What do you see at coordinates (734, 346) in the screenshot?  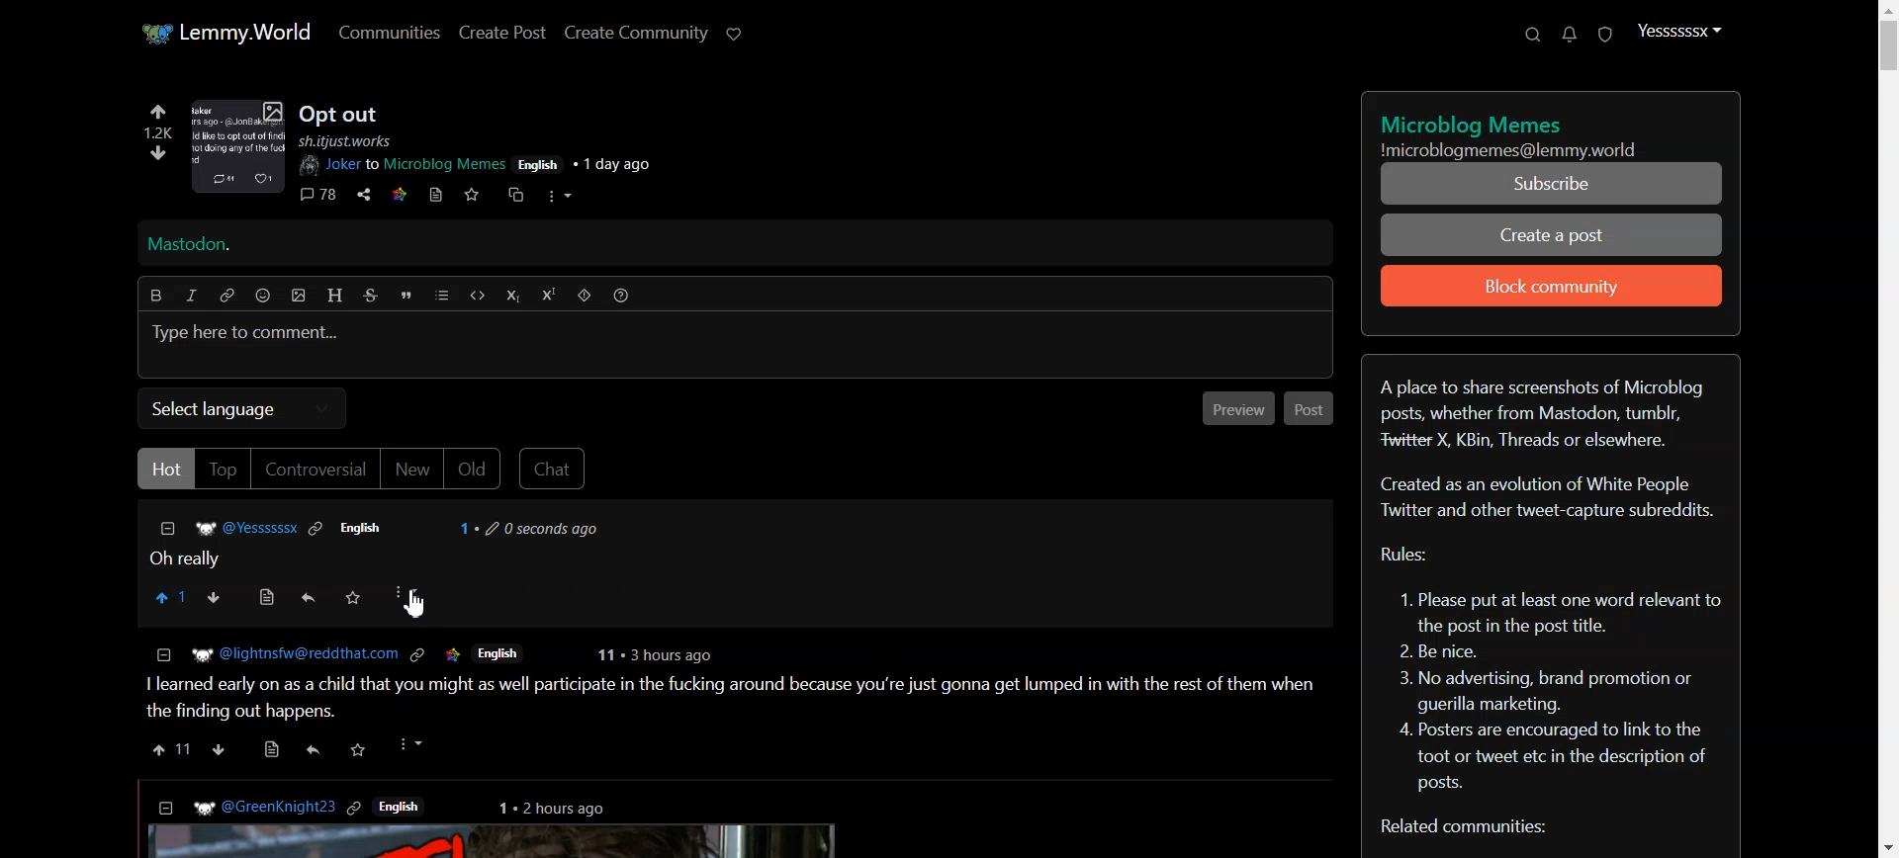 I see `Typing window` at bounding box center [734, 346].